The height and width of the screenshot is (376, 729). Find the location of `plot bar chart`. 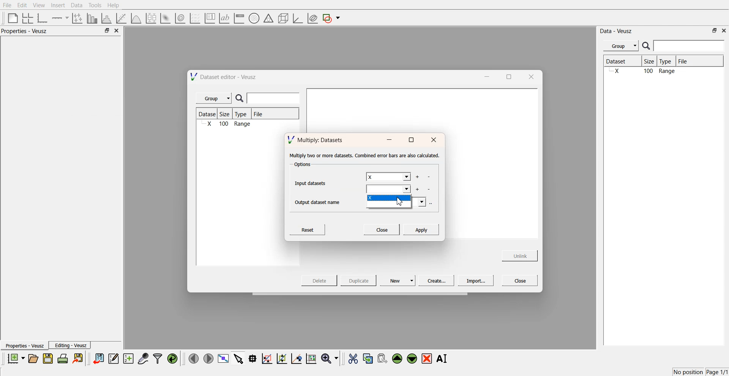

plot bar chart is located at coordinates (92, 19).